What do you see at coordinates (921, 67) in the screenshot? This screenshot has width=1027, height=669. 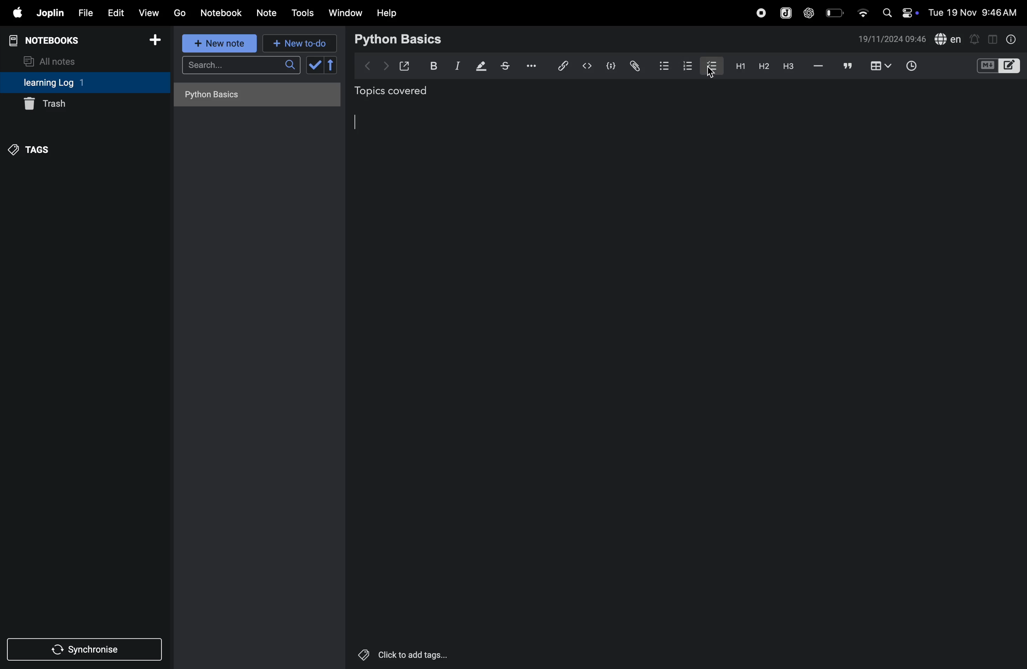 I see `add time` at bounding box center [921, 67].